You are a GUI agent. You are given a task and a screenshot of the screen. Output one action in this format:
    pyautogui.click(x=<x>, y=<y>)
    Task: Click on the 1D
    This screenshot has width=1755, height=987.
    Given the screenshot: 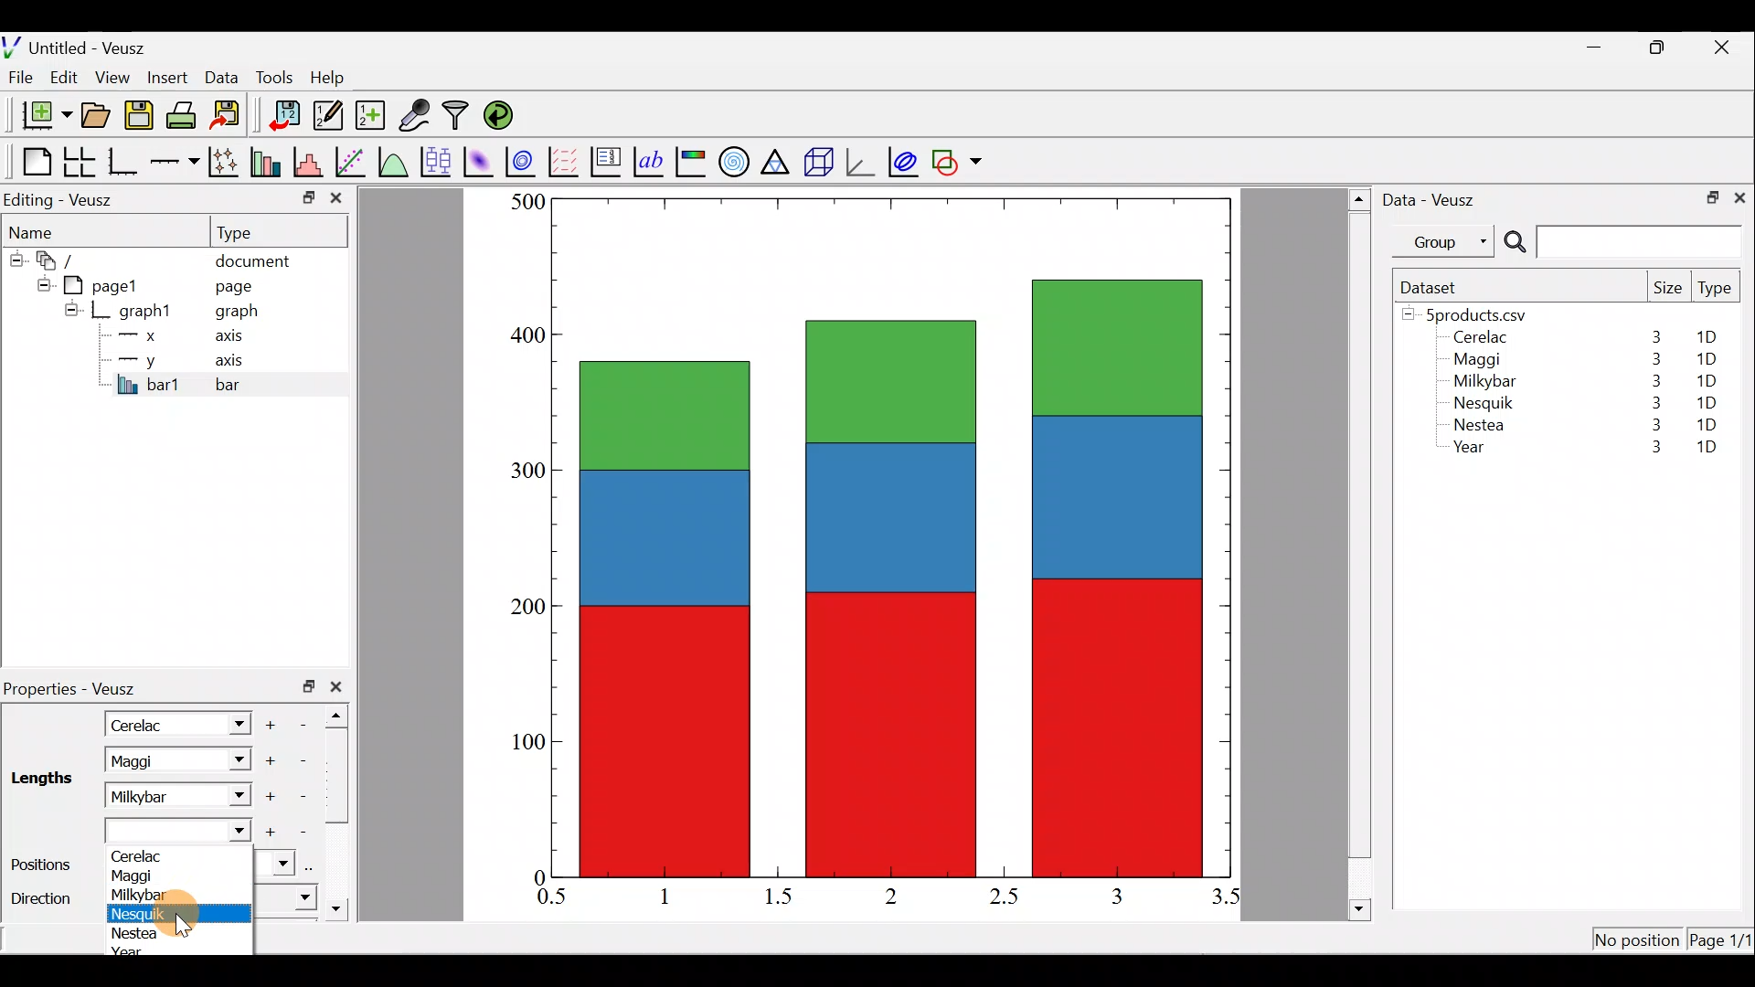 What is the action you would take?
    pyautogui.click(x=1707, y=449)
    